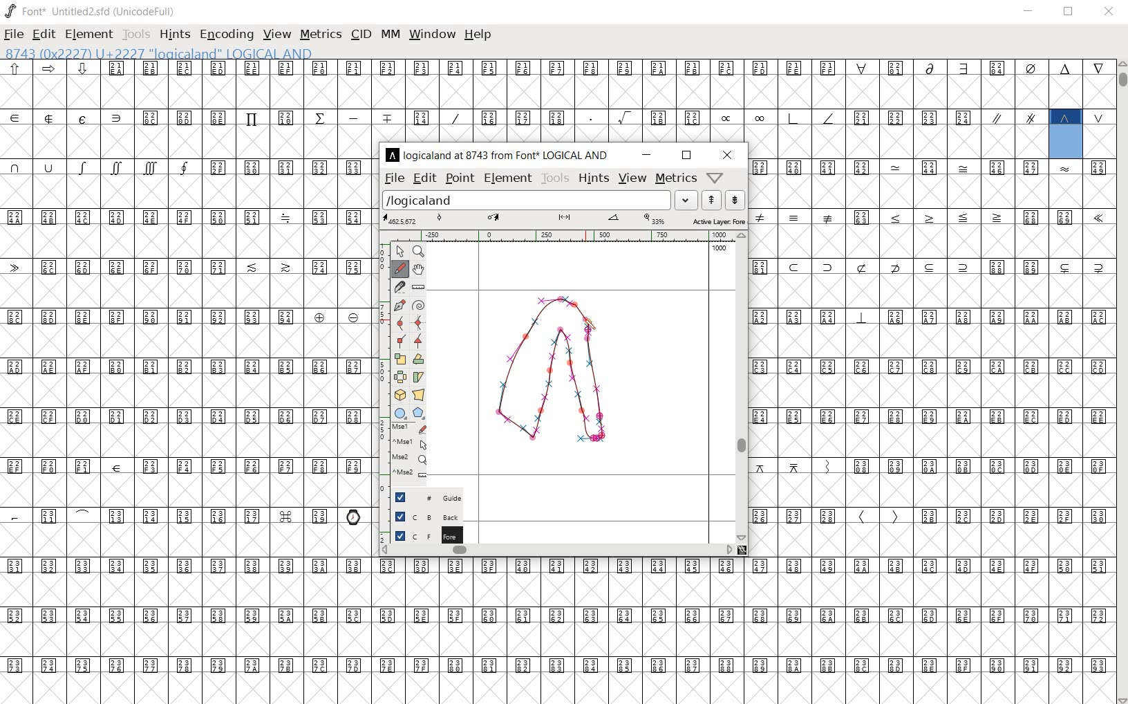 The height and width of the screenshot is (704, 1128). I want to click on cut splines in two, so click(399, 286).